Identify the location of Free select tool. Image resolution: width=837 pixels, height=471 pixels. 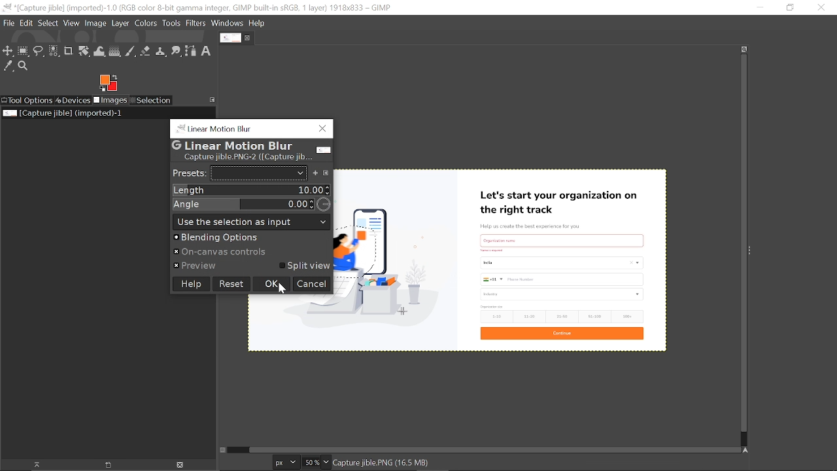
(38, 51).